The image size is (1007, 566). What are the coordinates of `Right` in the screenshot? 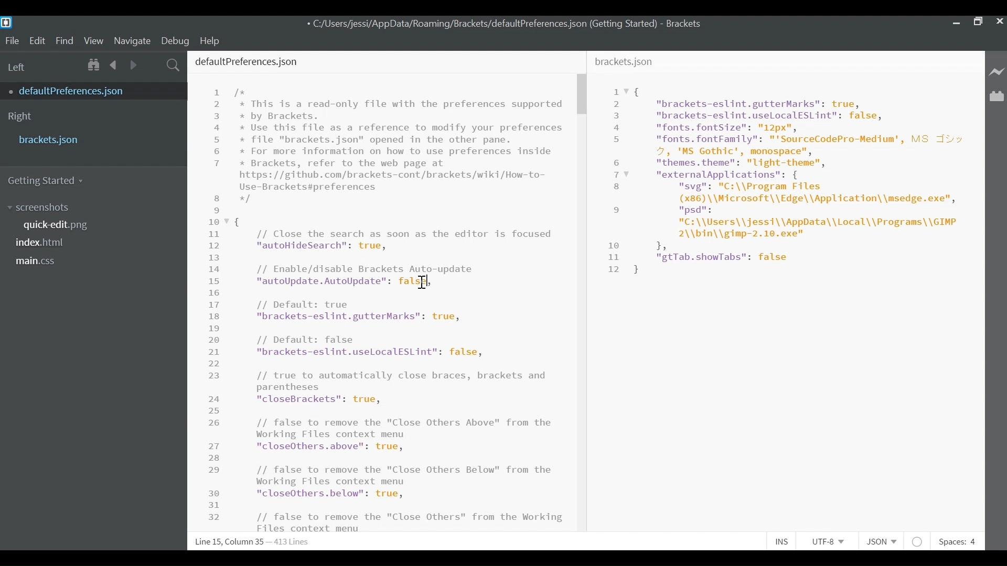 It's located at (20, 117).